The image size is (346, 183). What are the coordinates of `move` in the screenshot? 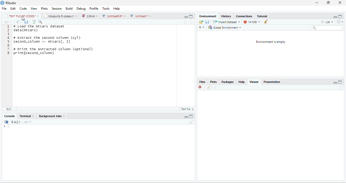 It's located at (19, 22).